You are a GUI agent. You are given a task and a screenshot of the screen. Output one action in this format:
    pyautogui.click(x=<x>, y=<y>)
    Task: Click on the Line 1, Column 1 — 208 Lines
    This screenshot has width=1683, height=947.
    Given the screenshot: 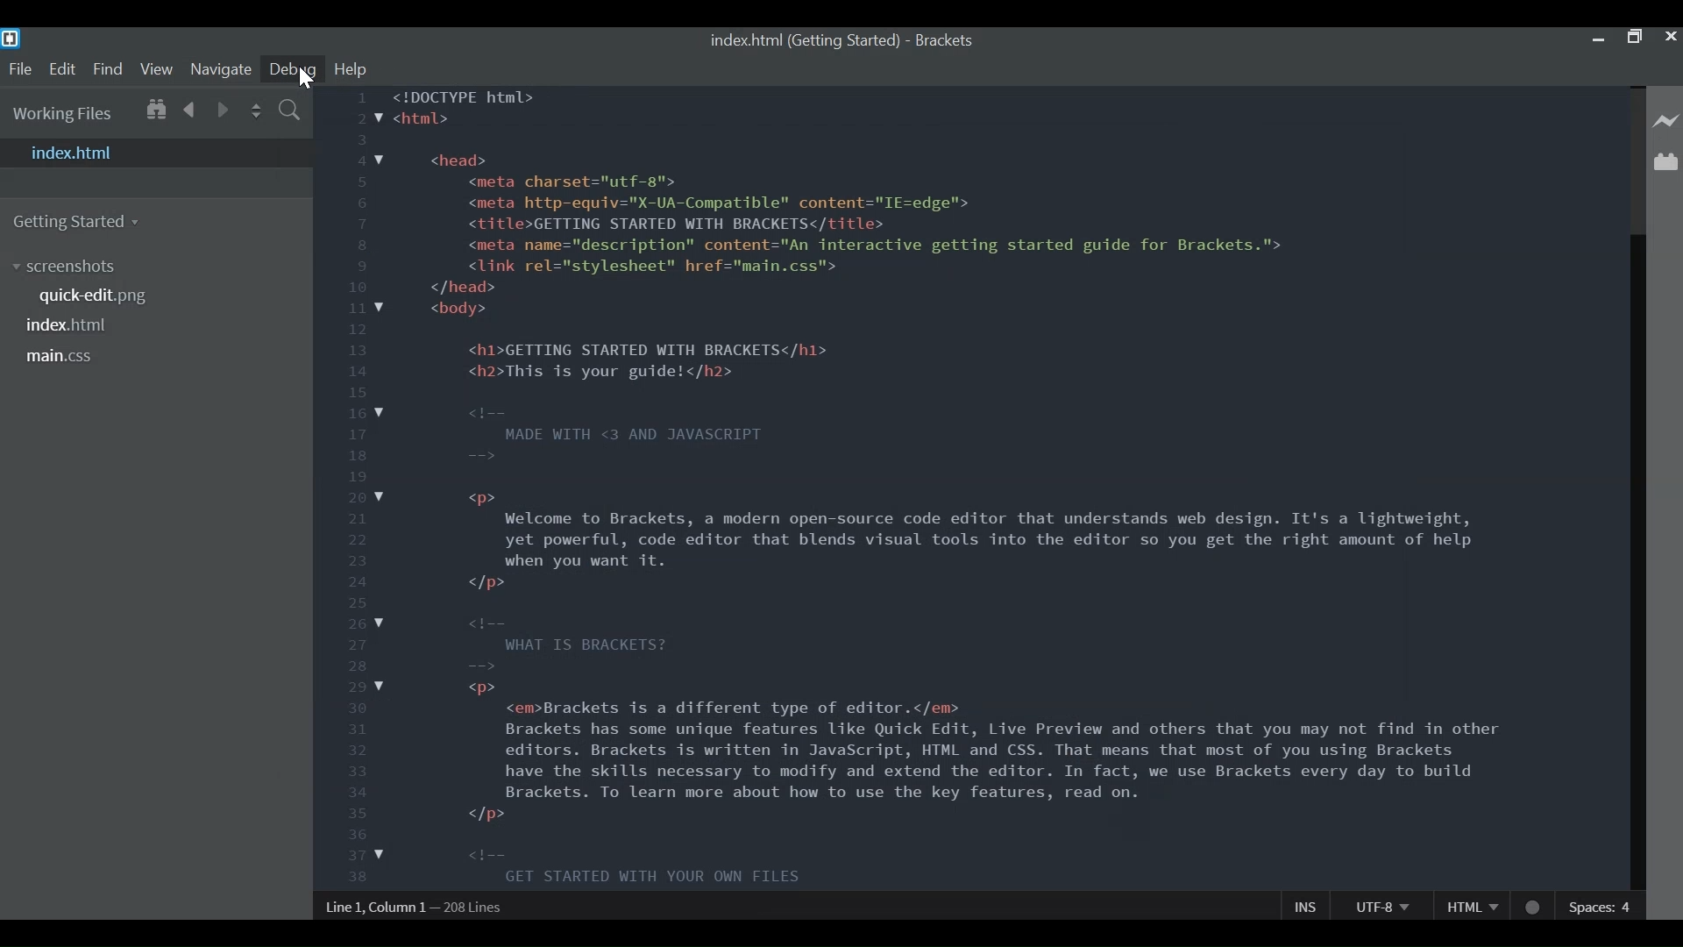 What is the action you would take?
    pyautogui.click(x=421, y=909)
    